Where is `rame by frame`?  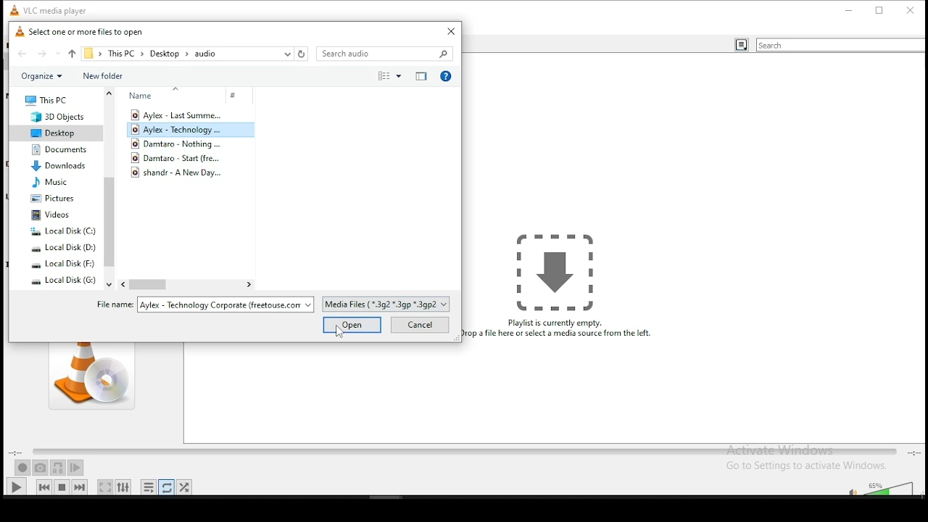 rame by frame is located at coordinates (75, 468).